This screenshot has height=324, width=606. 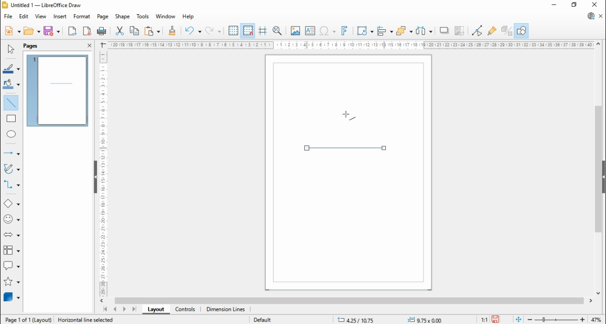 What do you see at coordinates (10, 49) in the screenshot?
I see `select` at bounding box center [10, 49].